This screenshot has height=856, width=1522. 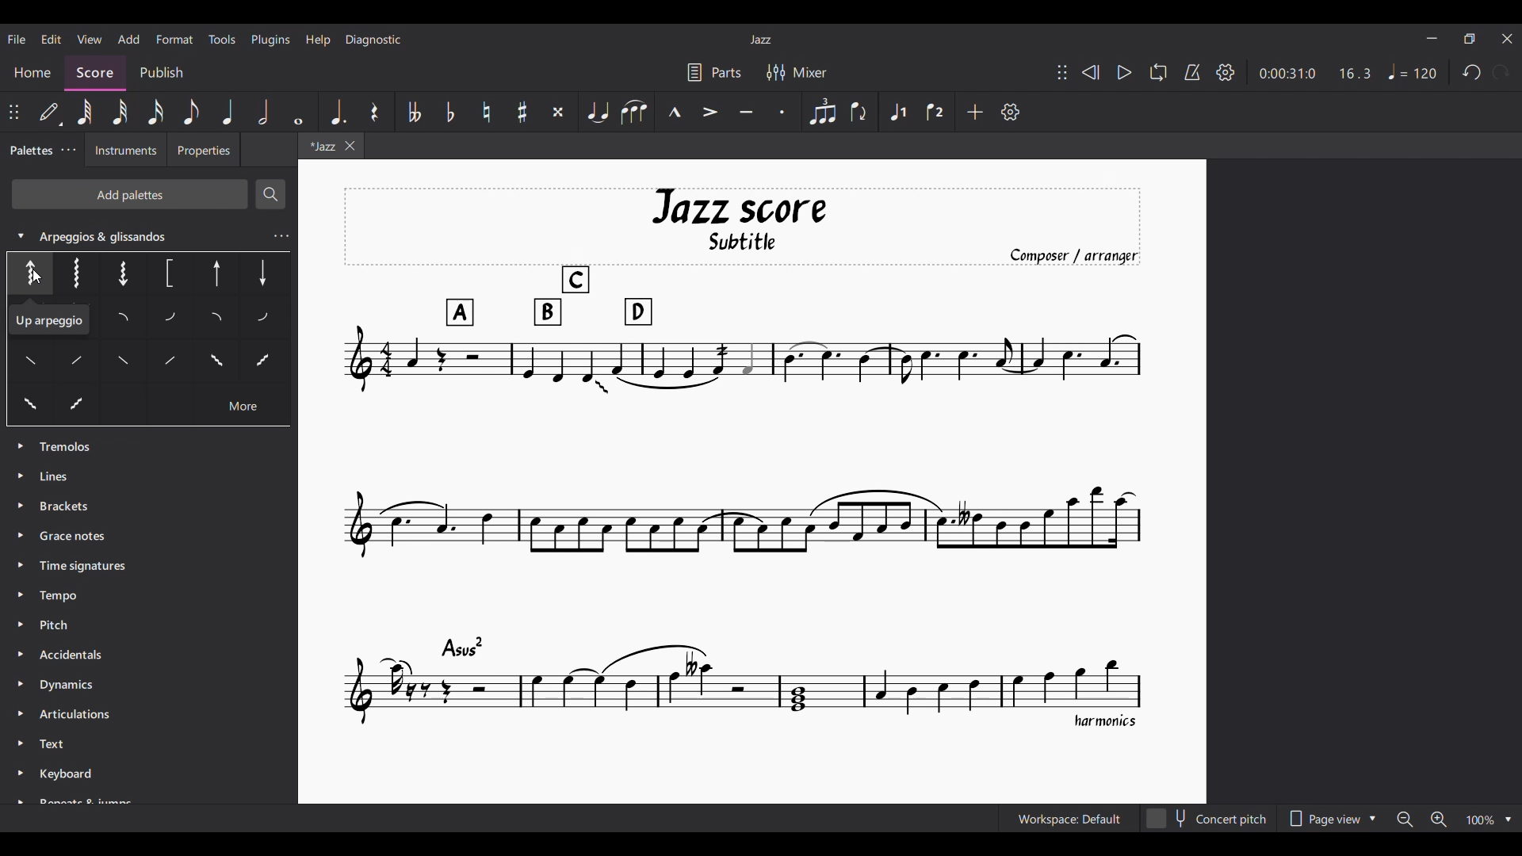 What do you see at coordinates (163, 70) in the screenshot?
I see `Publish` at bounding box center [163, 70].